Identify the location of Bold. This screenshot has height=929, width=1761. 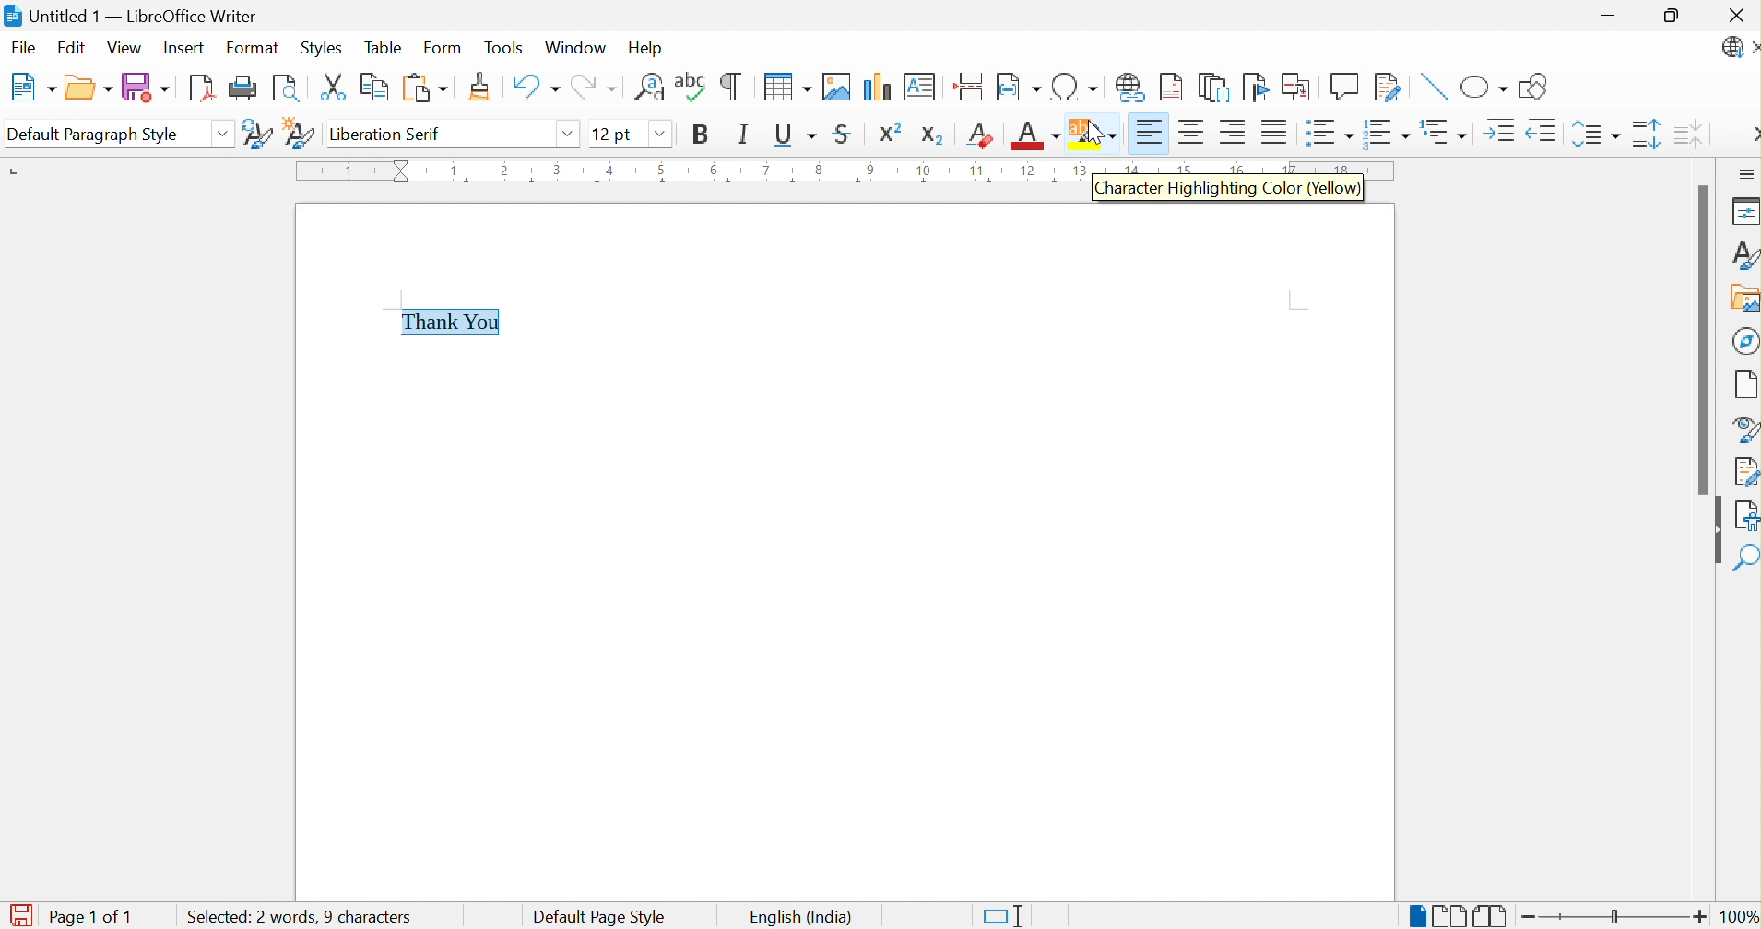
(702, 132).